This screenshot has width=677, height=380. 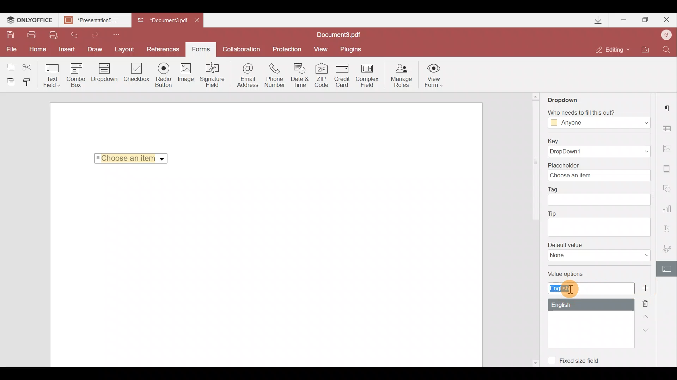 What do you see at coordinates (599, 223) in the screenshot?
I see `Tip` at bounding box center [599, 223].